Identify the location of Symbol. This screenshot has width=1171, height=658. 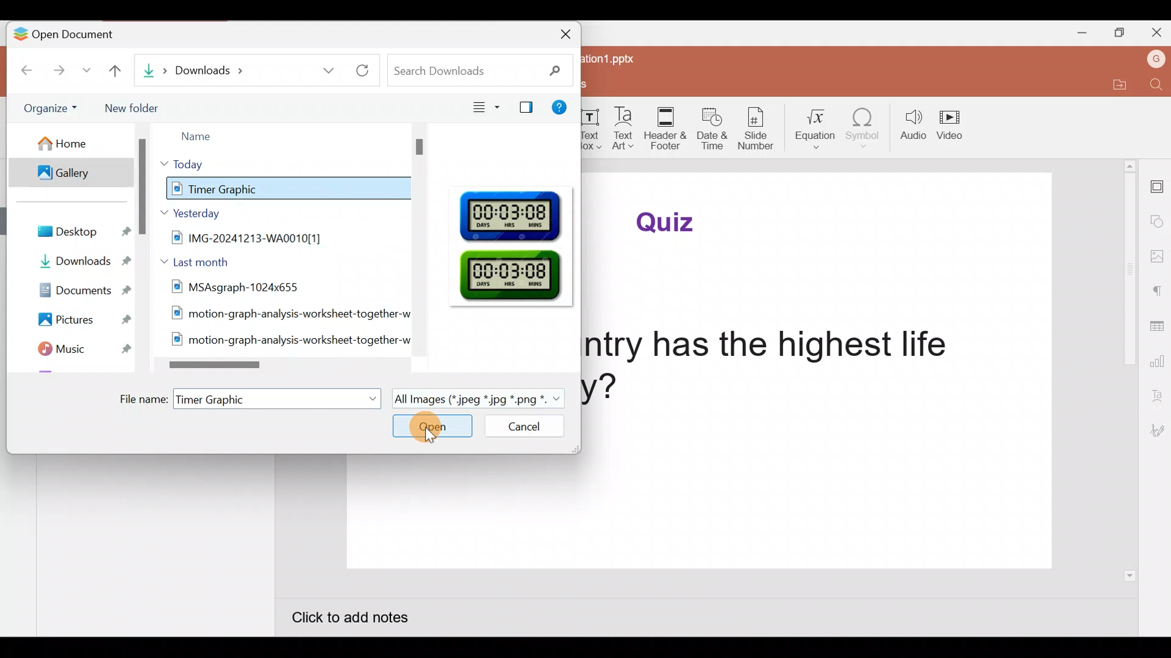
(866, 127).